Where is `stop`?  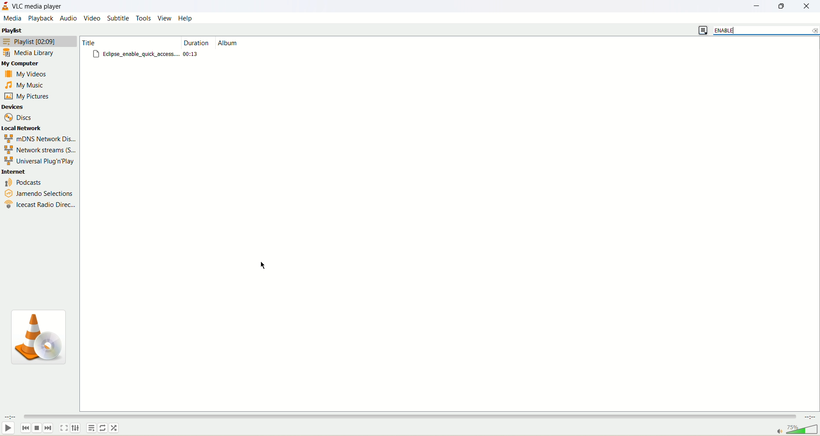
stop is located at coordinates (37, 429).